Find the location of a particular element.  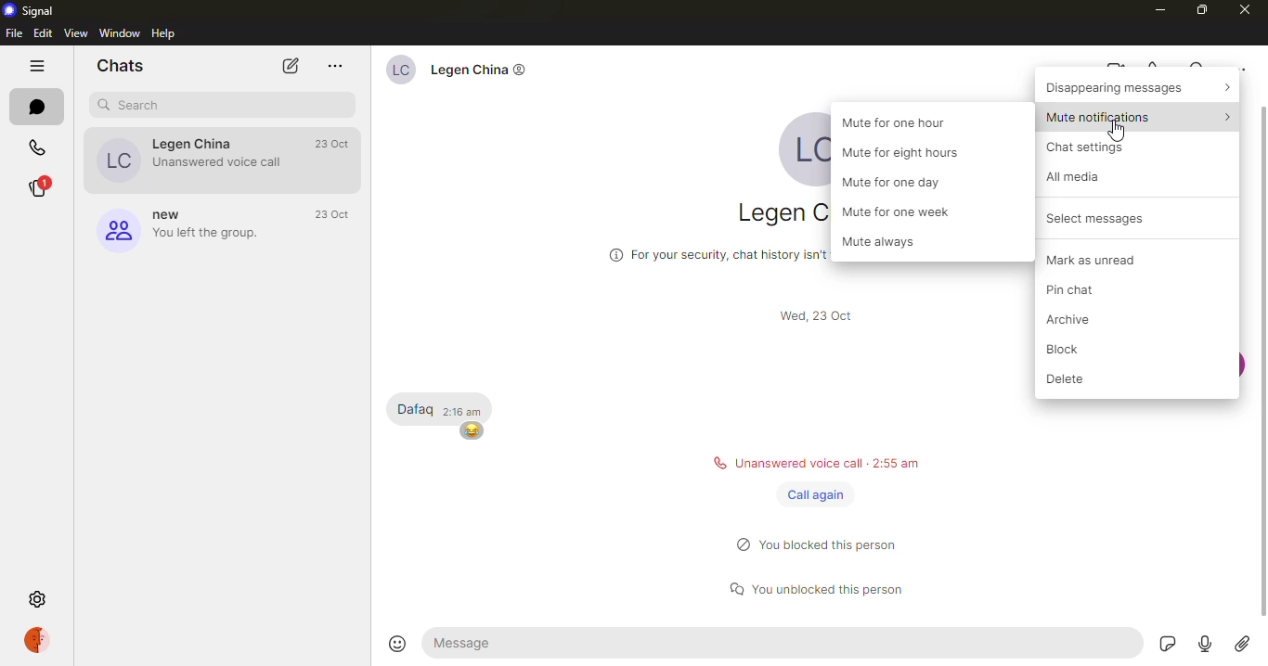

call again is located at coordinates (814, 494).